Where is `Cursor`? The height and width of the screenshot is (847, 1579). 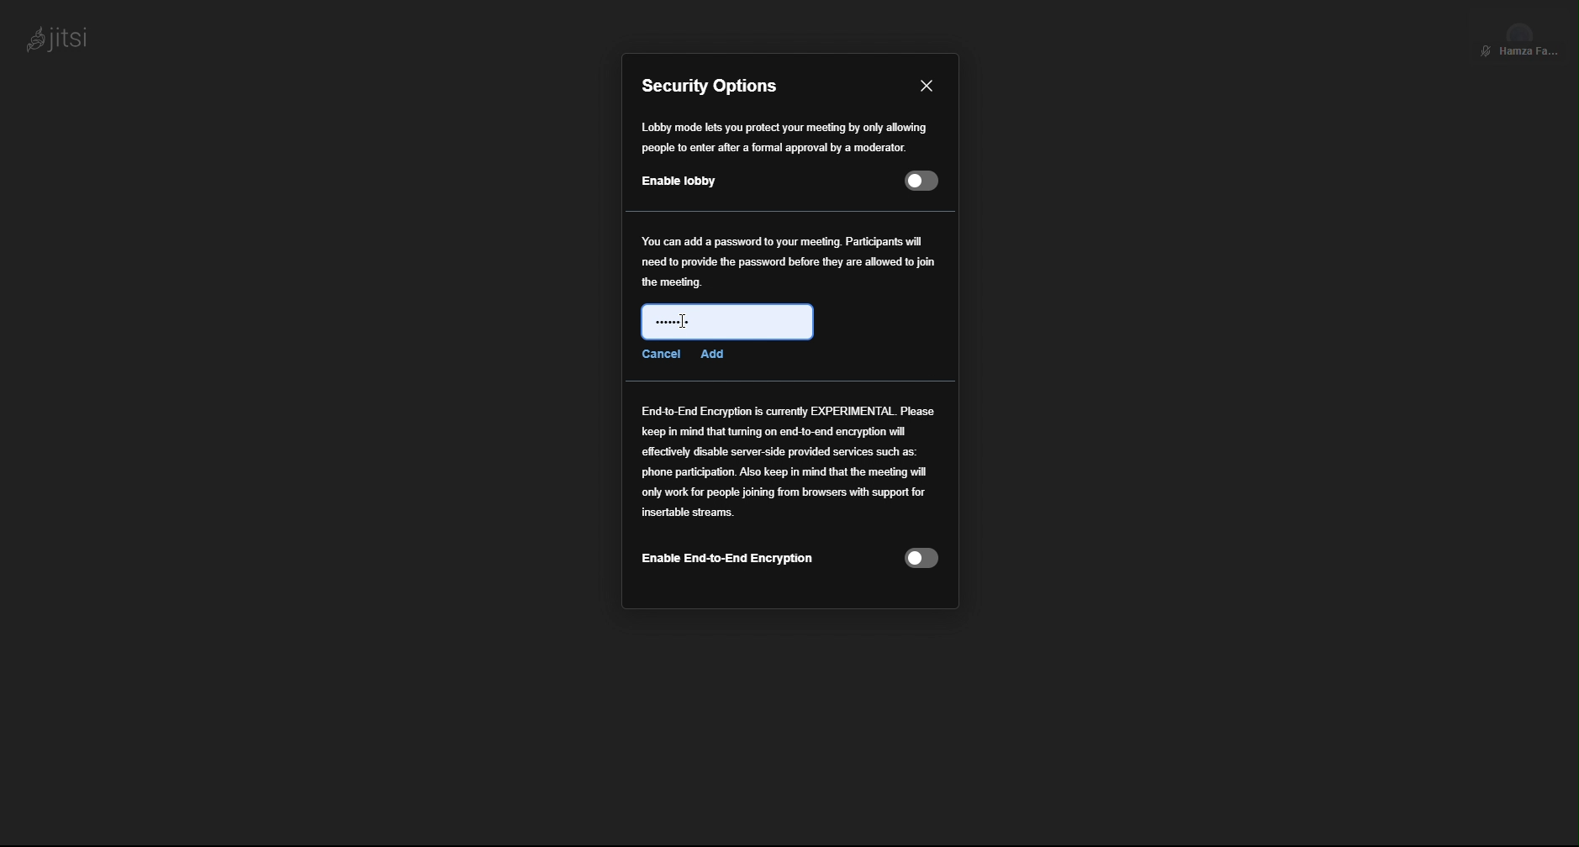
Cursor is located at coordinates (682, 318).